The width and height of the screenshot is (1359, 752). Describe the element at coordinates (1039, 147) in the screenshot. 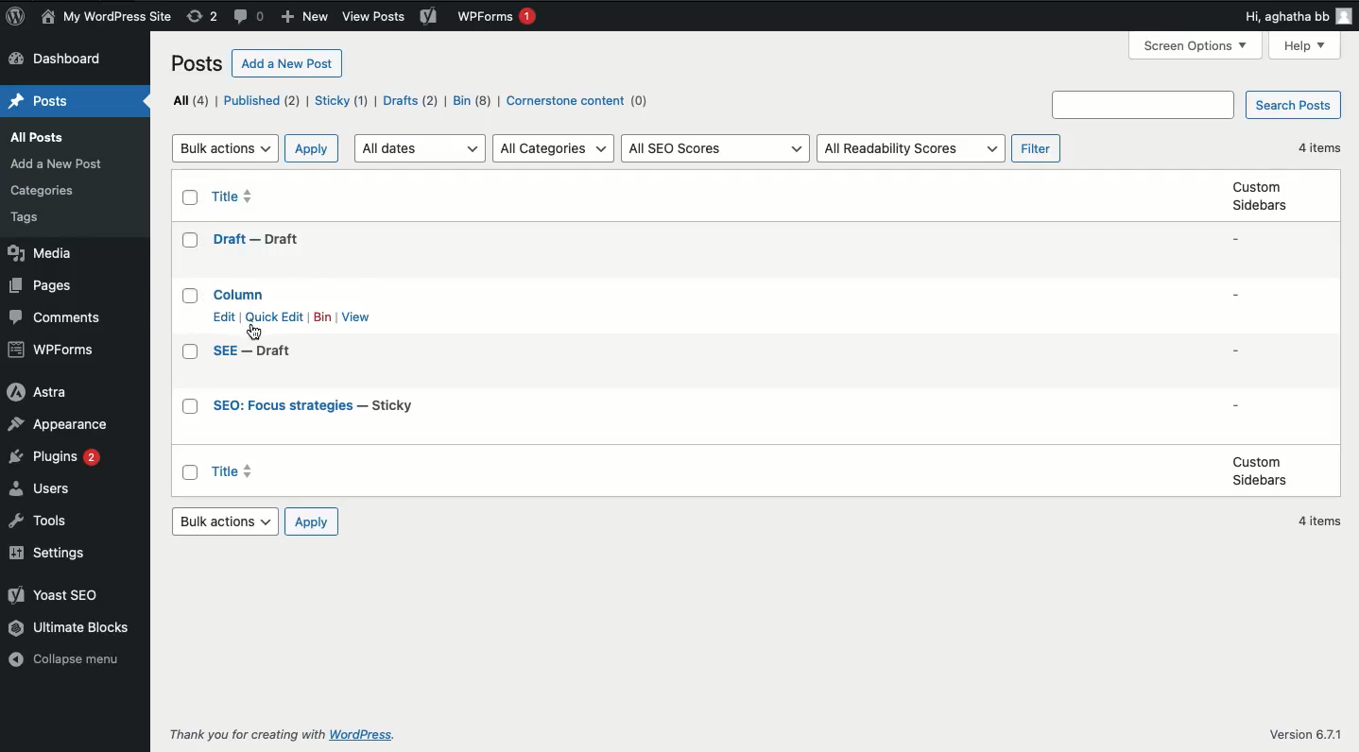

I see `Filter` at that location.